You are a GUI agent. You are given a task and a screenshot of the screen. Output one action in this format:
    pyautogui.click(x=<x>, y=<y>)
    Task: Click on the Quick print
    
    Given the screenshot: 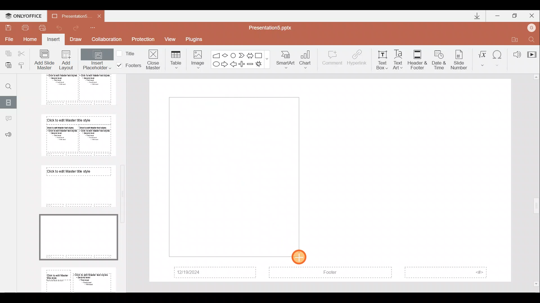 What is the action you would take?
    pyautogui.click(x=42, y=28)
    